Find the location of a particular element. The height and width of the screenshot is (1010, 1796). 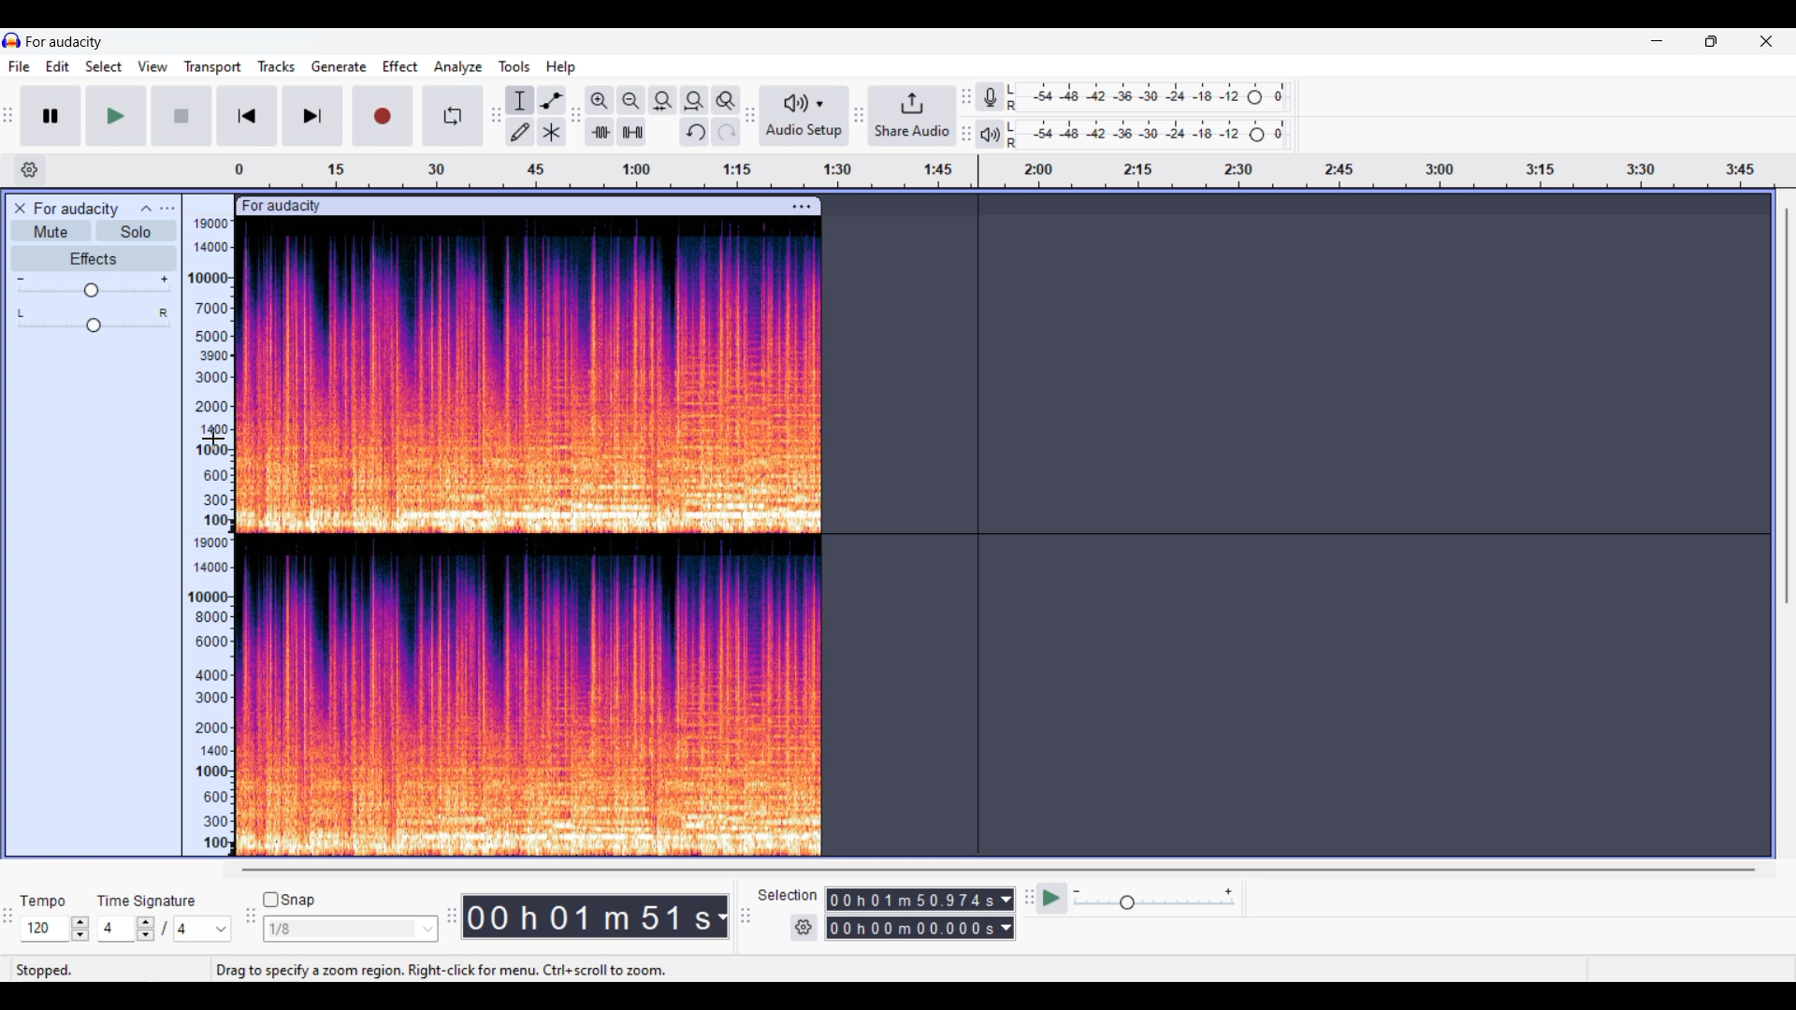

Select menu is located at coordinates (104, 65).